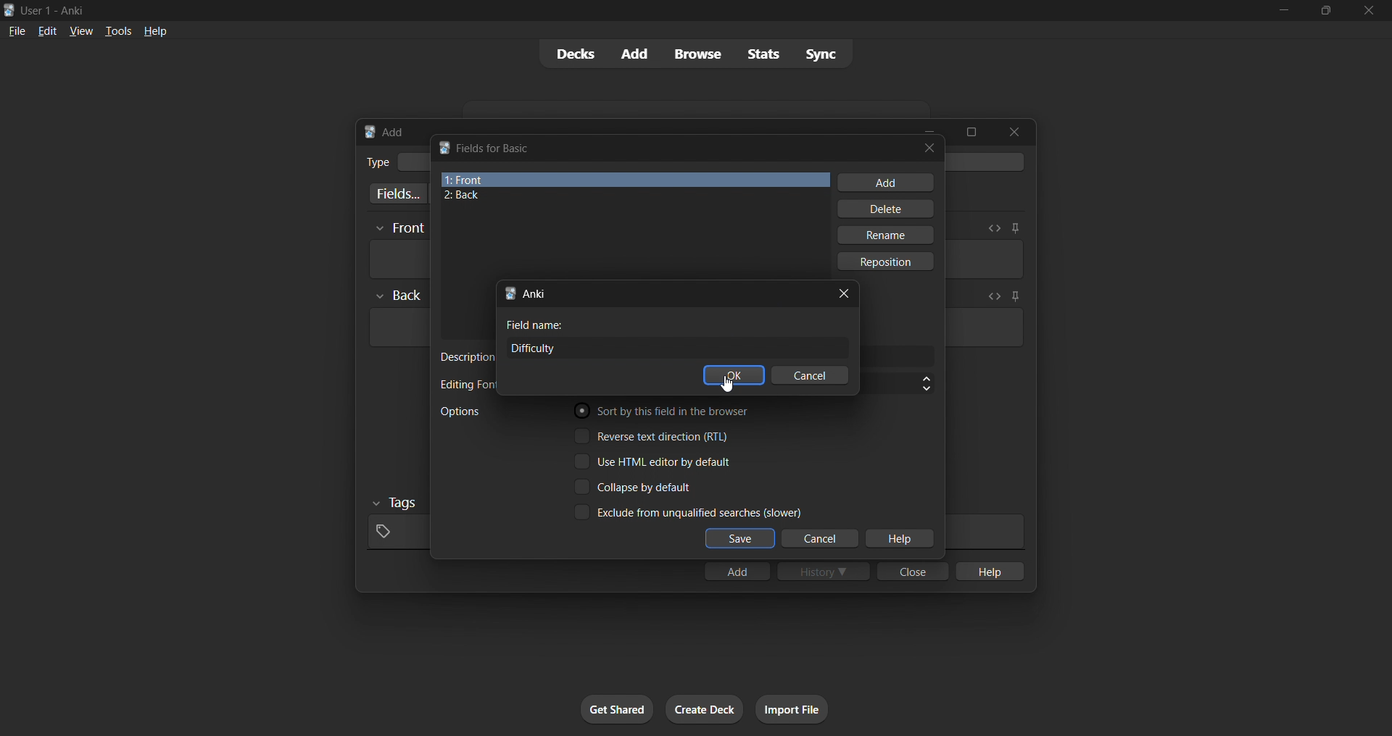 This screenshot has height=736, width=1392. I want to click on help, so click(899, 539).